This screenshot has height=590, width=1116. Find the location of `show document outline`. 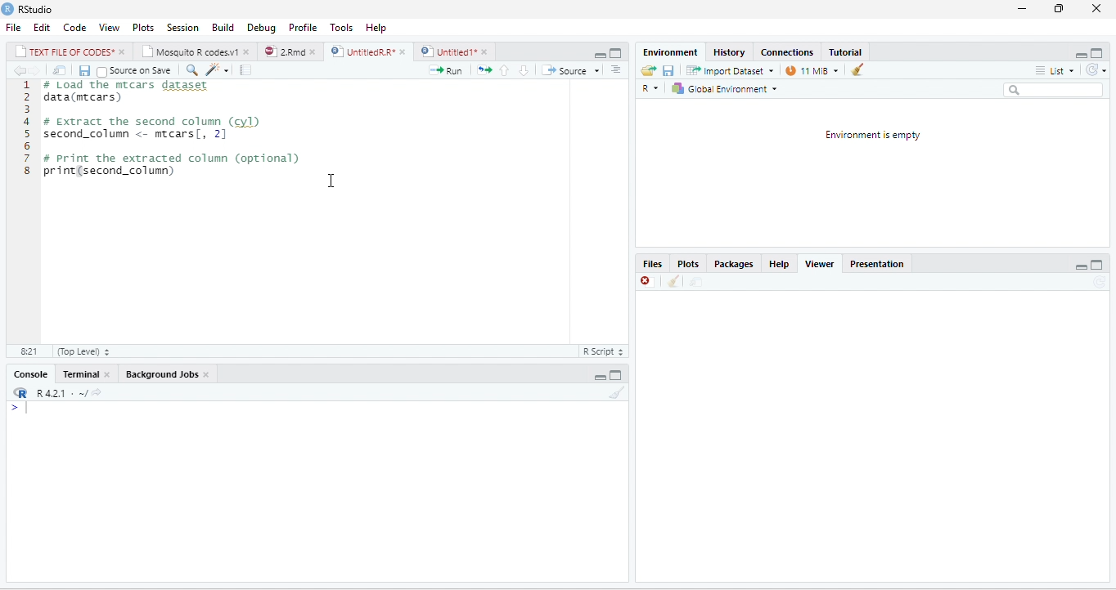

show document outline is located at coordinates (615, 69).